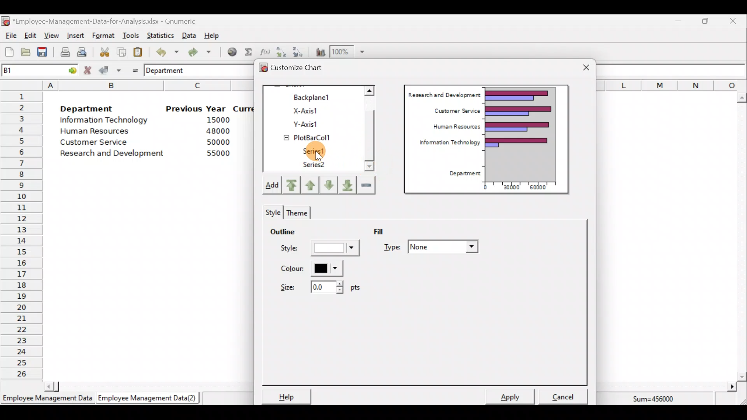 The image size is (747, 420). Describe the element at coordinates (216, 35) in the screenshot. I see `Help` at that location.